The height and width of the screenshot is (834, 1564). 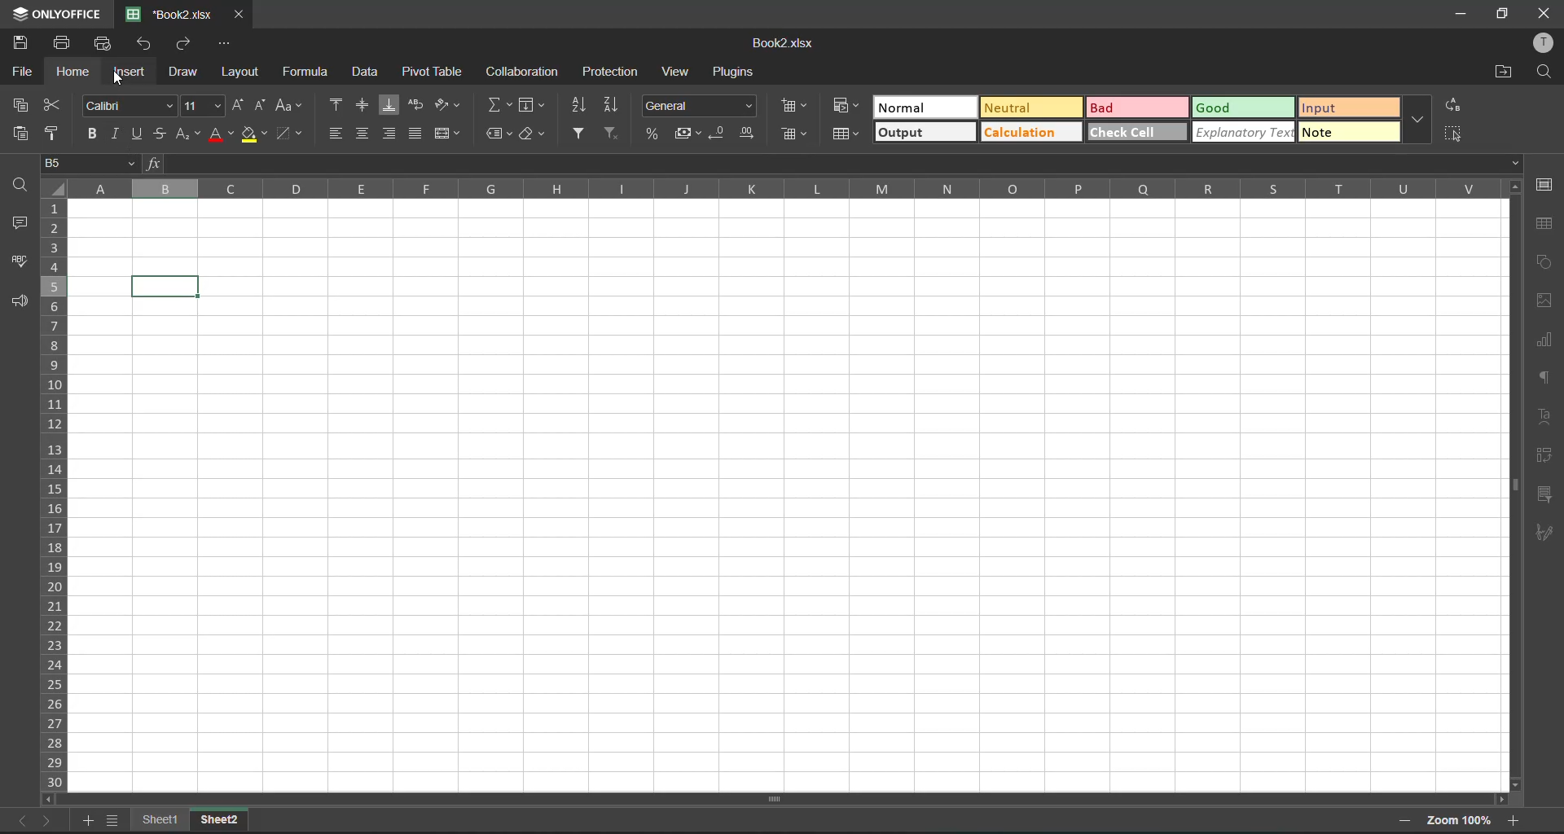 What do you see at coordinates (417, 105) in the screenshot?
I see `wrap text` at bounding box center [417, 105].